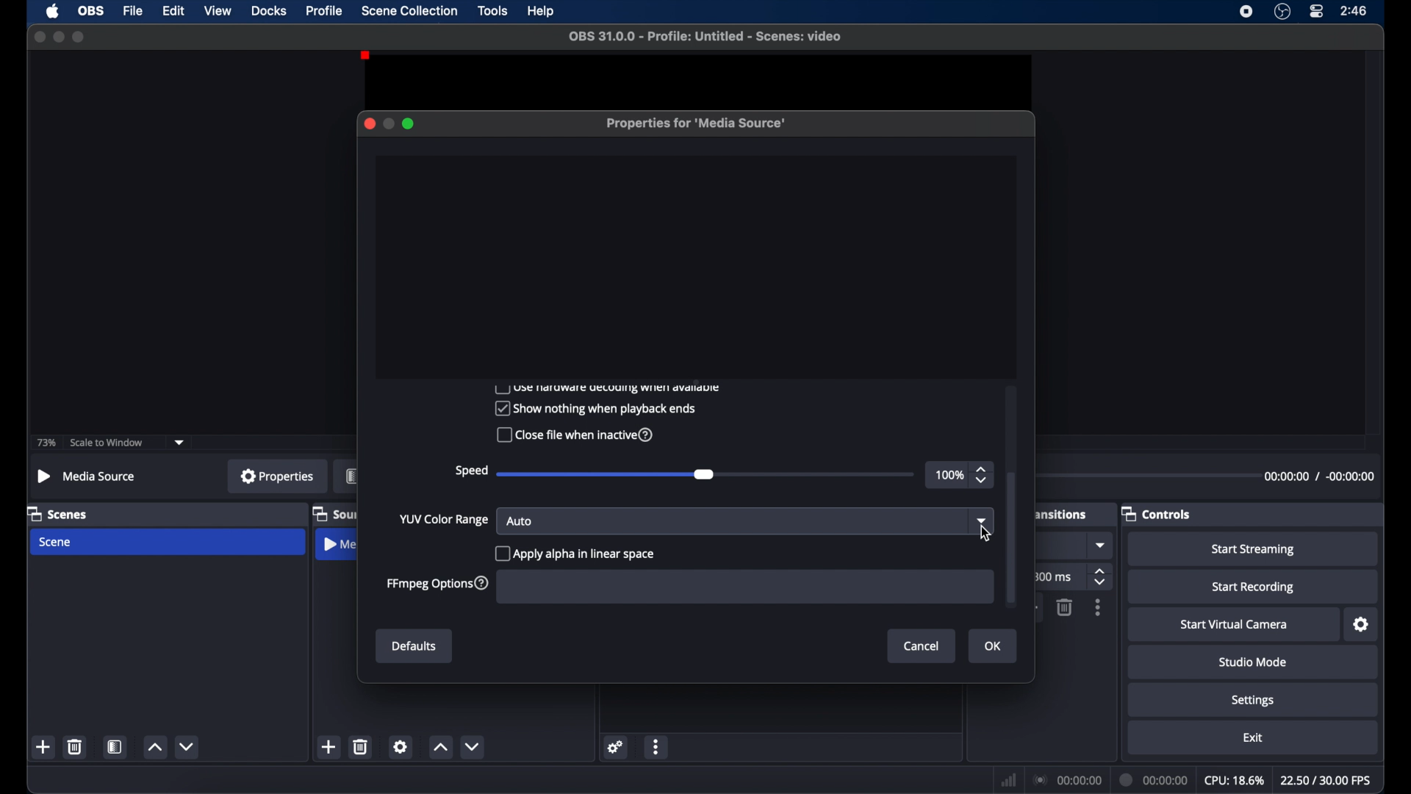  I want to click on Show nothing when playback ends, so click(594, 408).